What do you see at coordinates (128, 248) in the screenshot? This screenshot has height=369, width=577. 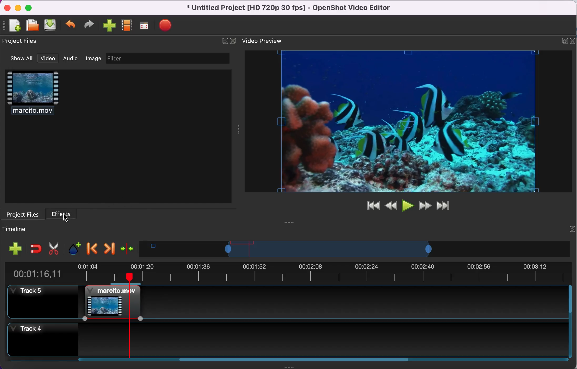 I see `center the timeline` at bounding box center [128, 248].